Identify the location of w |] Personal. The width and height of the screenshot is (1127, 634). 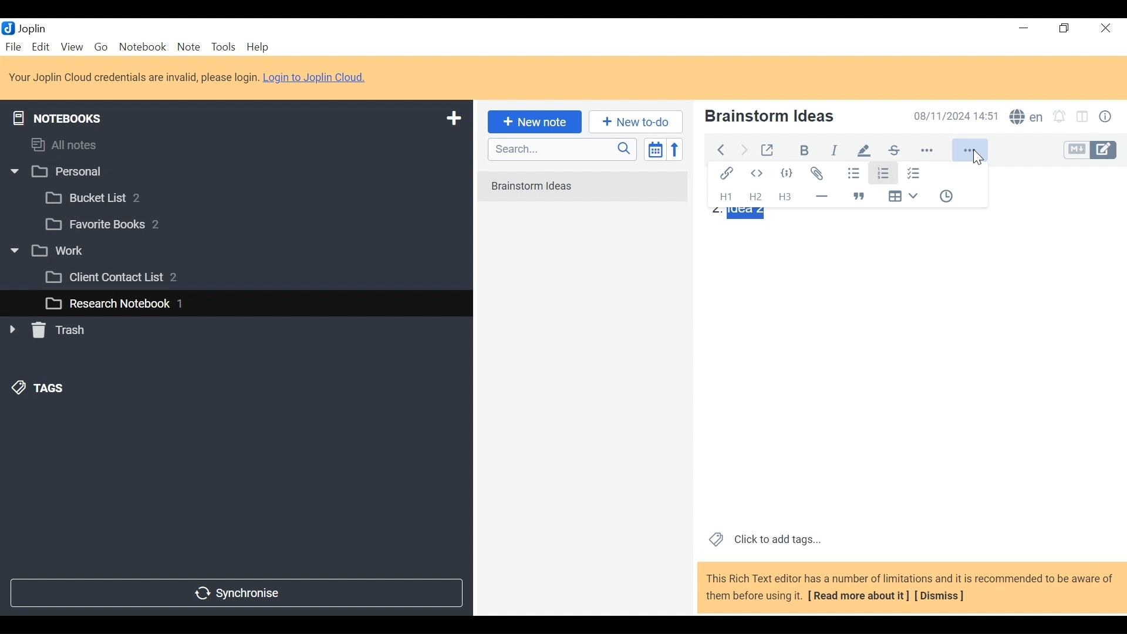
(63, 173).